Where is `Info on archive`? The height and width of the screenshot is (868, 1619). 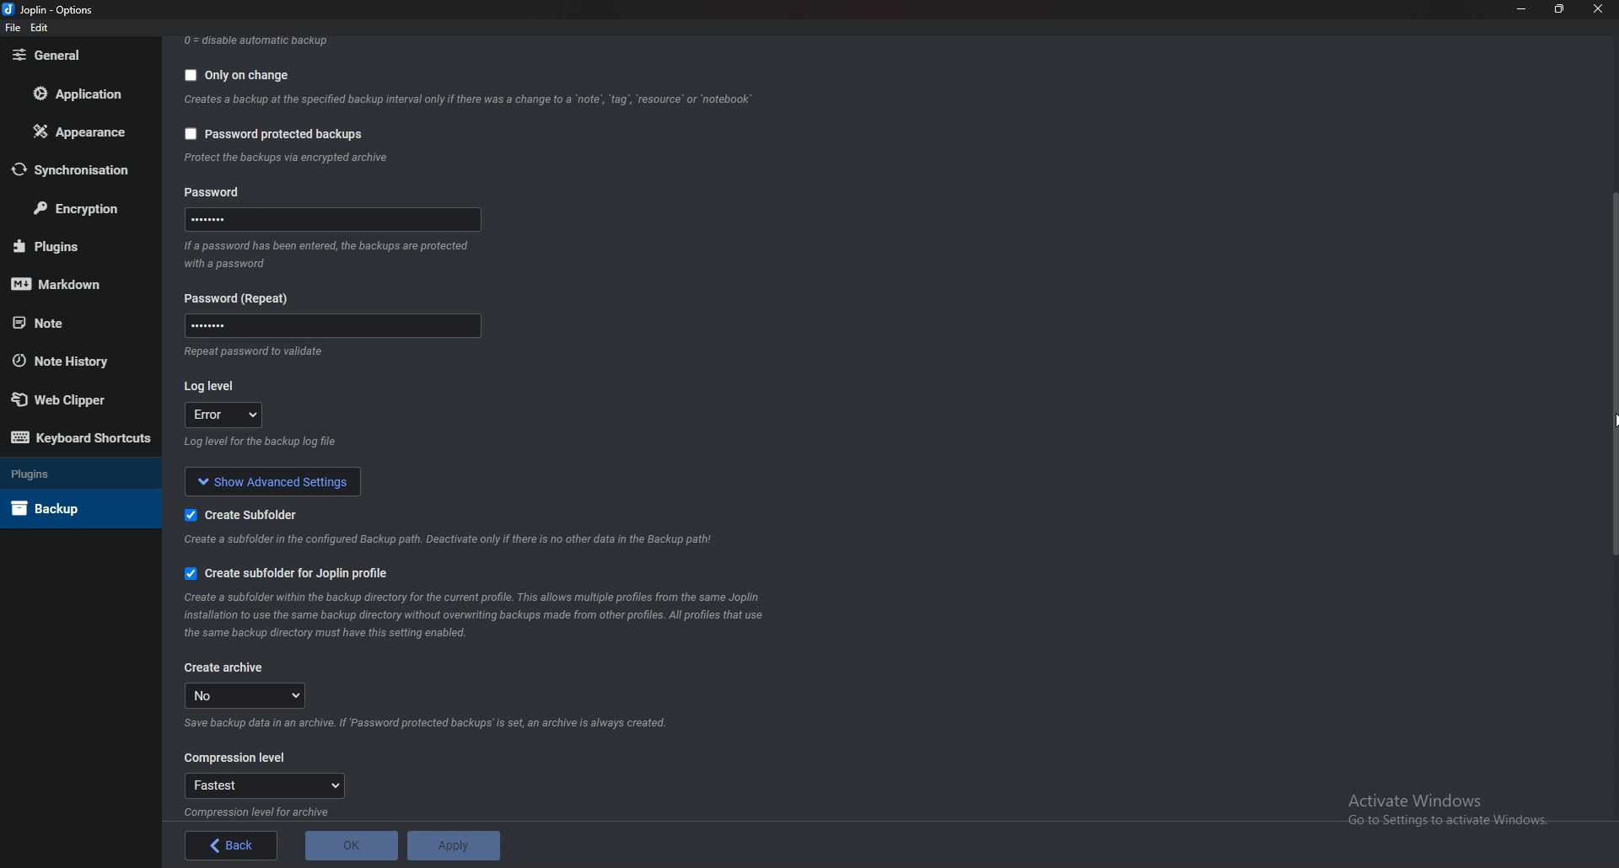 Info on archive is located at coordinates (431, 721).